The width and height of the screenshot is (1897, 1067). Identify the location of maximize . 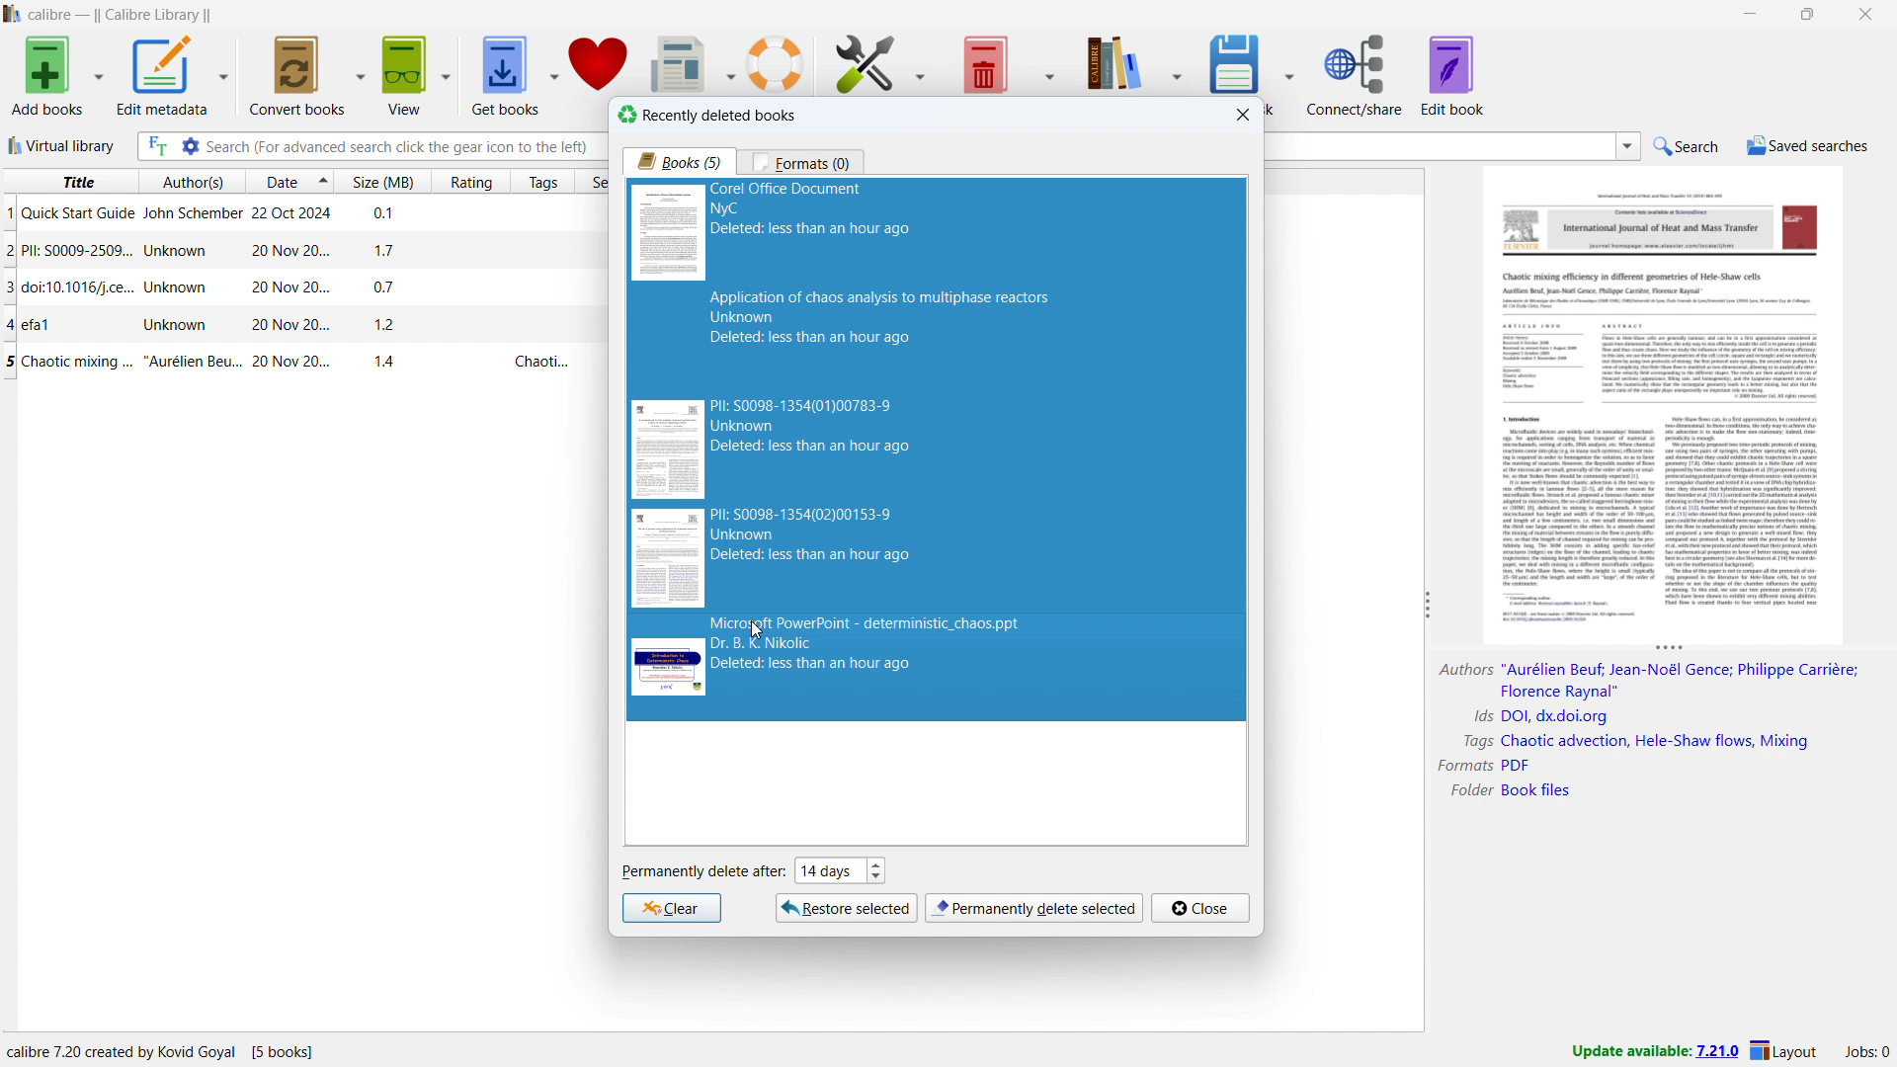
(1807, 14).